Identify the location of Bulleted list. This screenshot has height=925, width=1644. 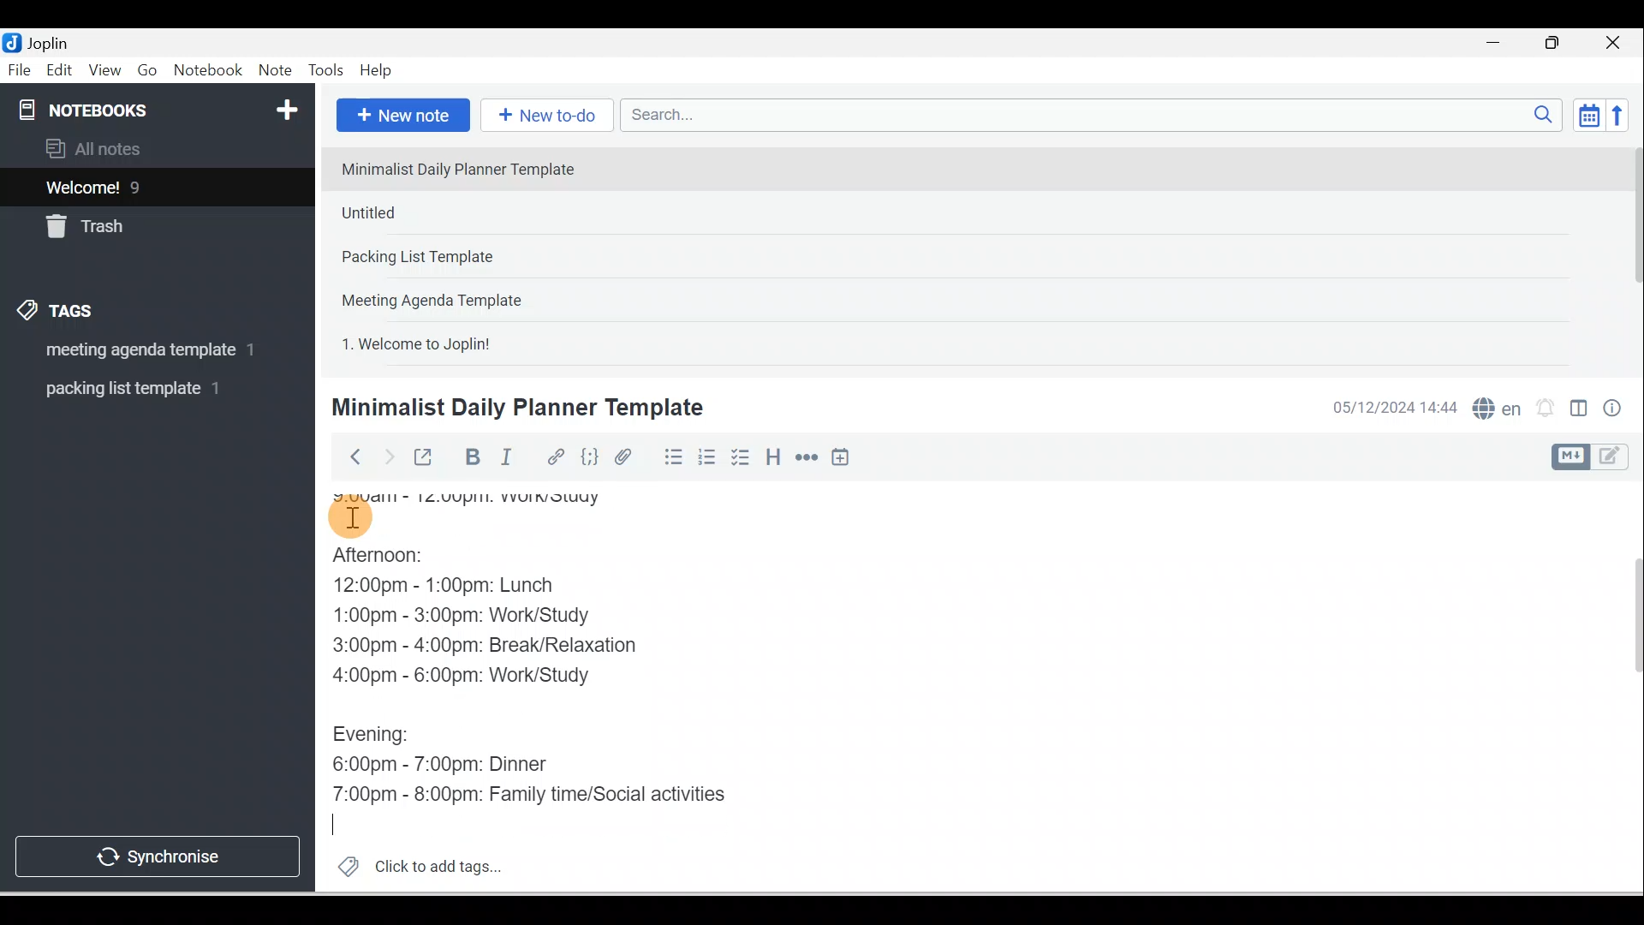
(670, 457).